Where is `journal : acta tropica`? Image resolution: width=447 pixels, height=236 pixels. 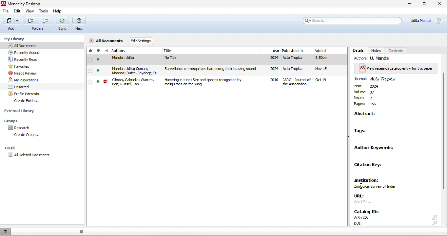
journal : acta tropica is located at coordinates (379, 79).